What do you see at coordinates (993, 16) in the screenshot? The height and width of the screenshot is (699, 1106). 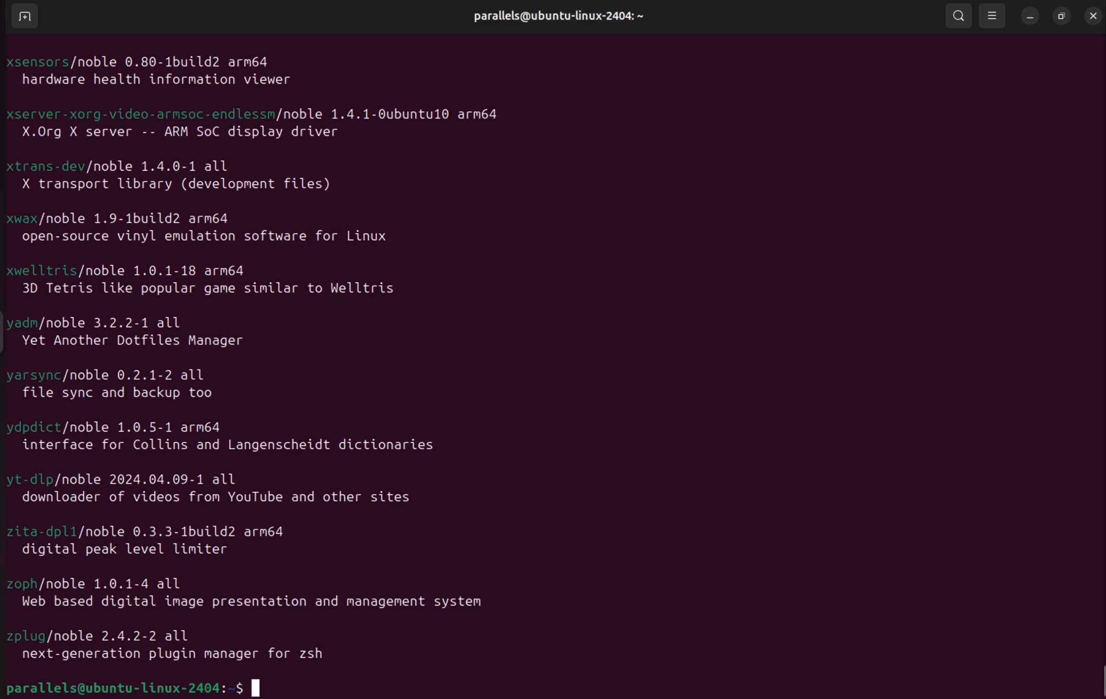 I see `view options` at bounding box center [993, 16].